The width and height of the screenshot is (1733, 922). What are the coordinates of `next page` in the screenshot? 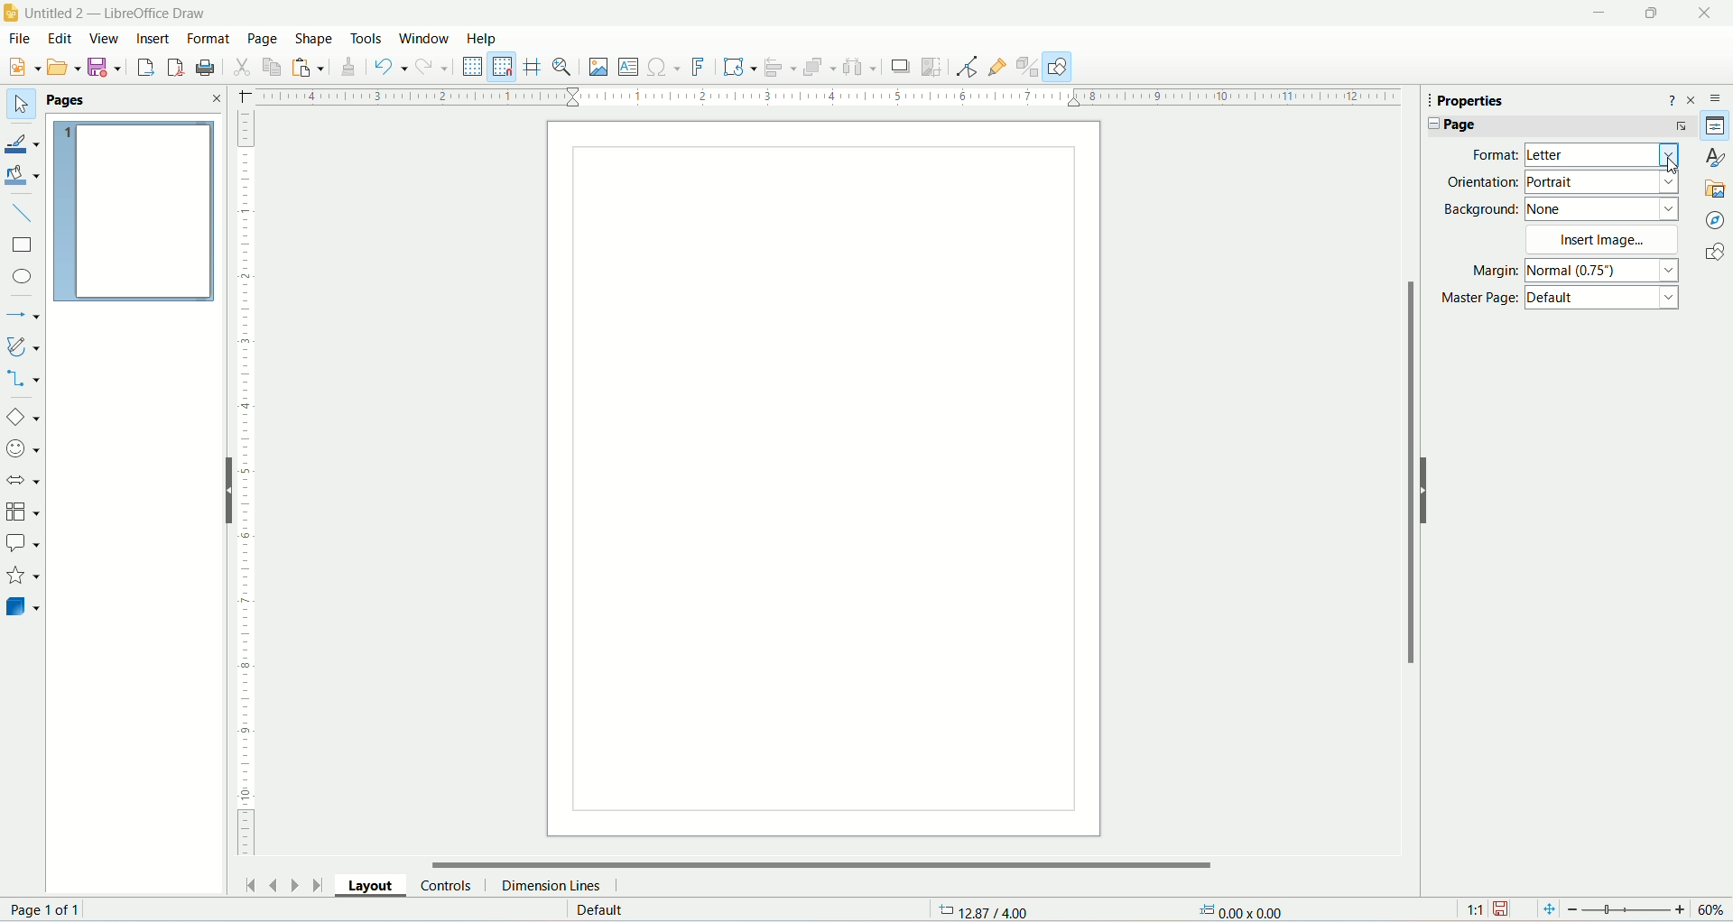 It's located at (293, 884).